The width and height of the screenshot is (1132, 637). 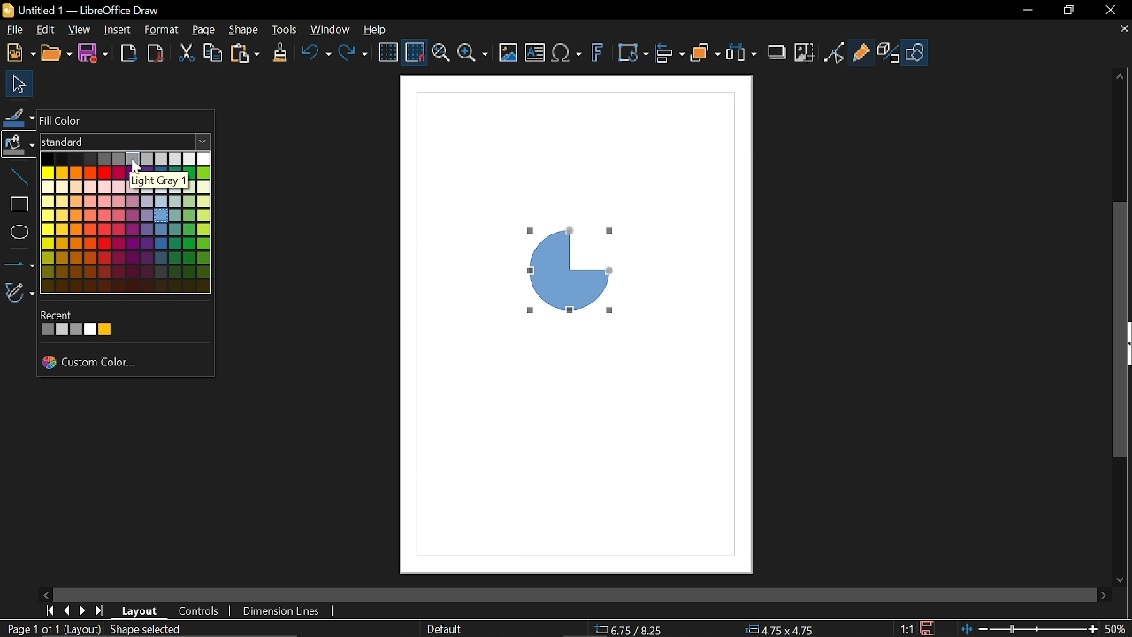 I want to click on 50% (Current Zoom), so click(x=1118, y=626).